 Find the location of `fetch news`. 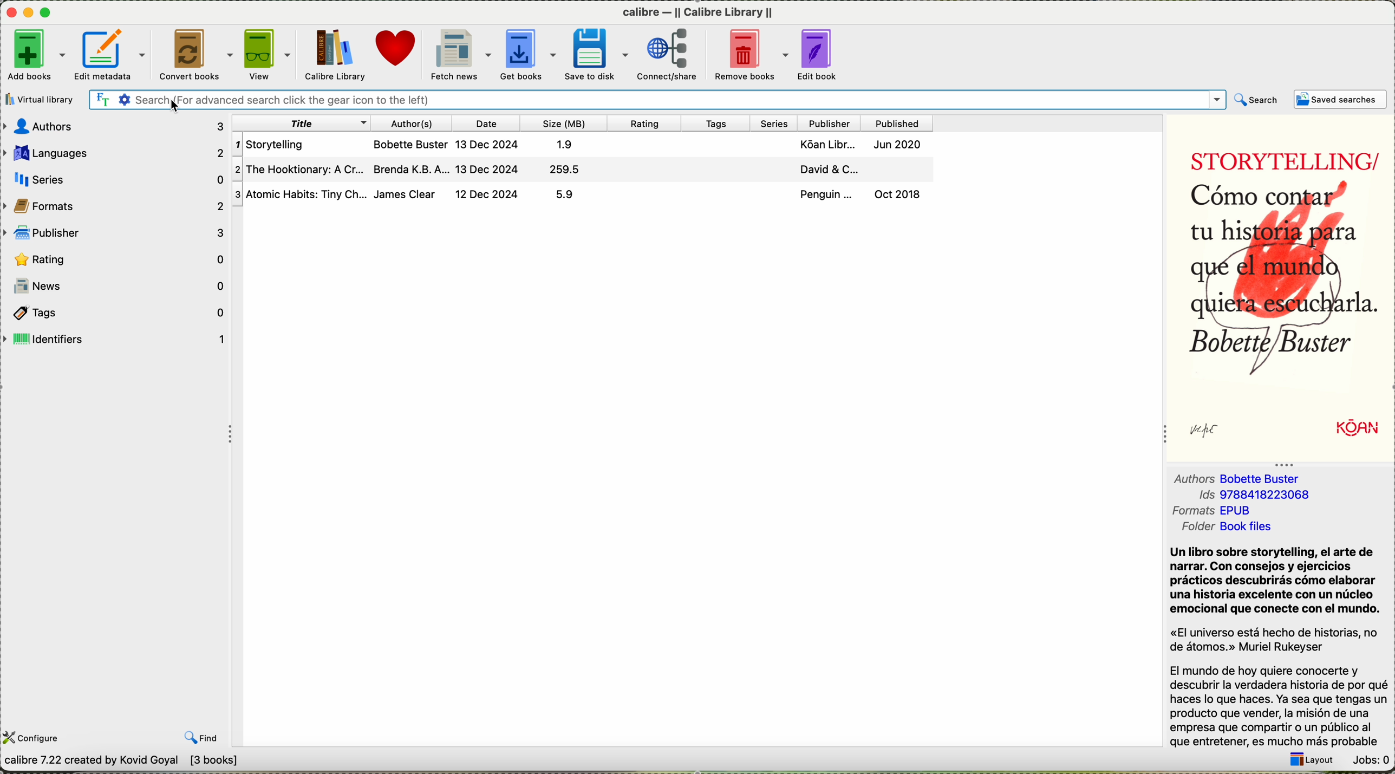

fetch news is located at coordinates (459, 54).